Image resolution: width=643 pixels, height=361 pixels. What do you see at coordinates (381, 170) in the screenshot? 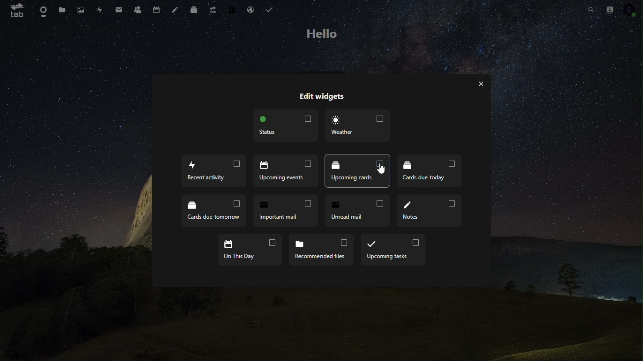
I see `Cursor` at bounding box center [381, 170].